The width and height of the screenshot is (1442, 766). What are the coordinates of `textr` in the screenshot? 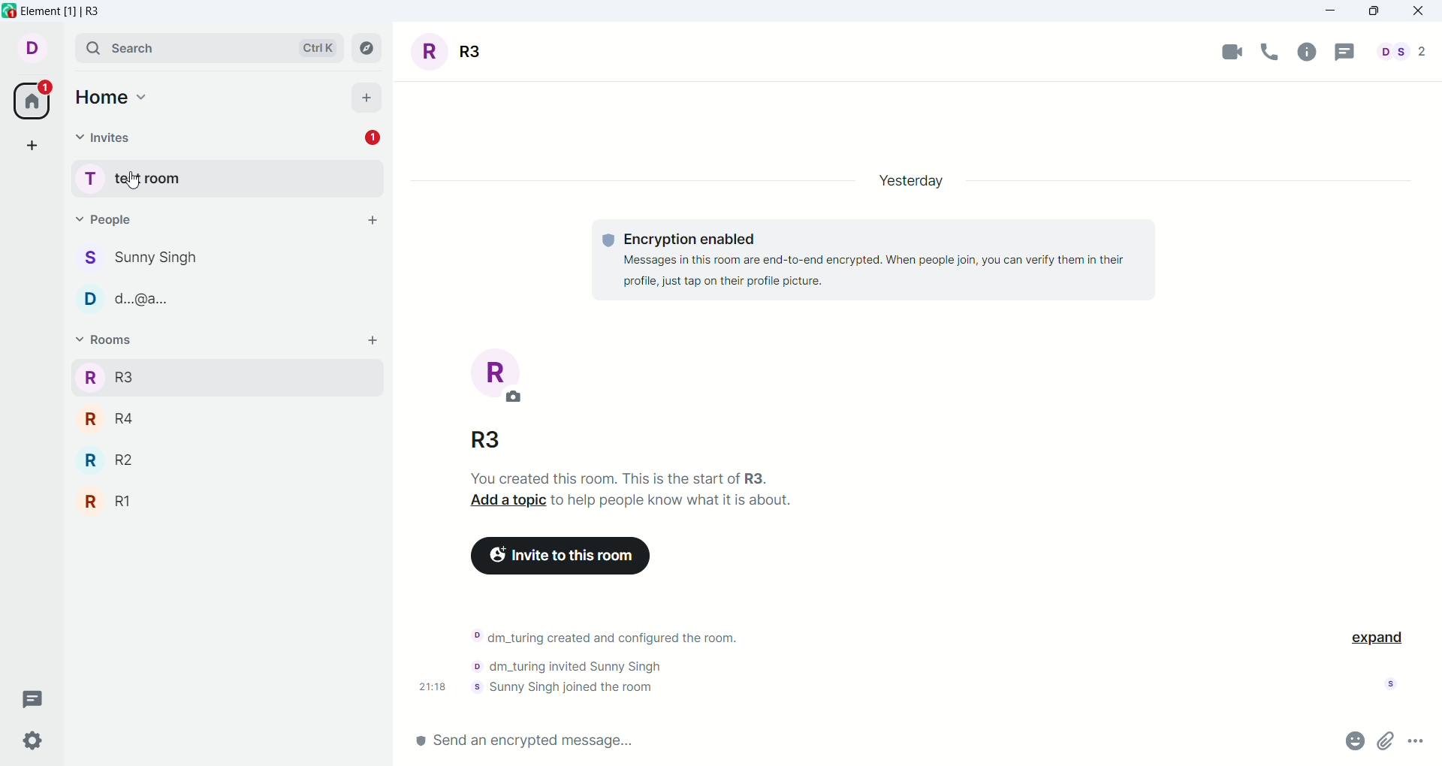 It's located at (671, 499).